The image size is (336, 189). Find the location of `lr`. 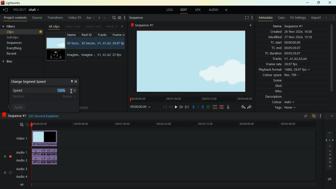

lr is located at coordinates (328, 179).